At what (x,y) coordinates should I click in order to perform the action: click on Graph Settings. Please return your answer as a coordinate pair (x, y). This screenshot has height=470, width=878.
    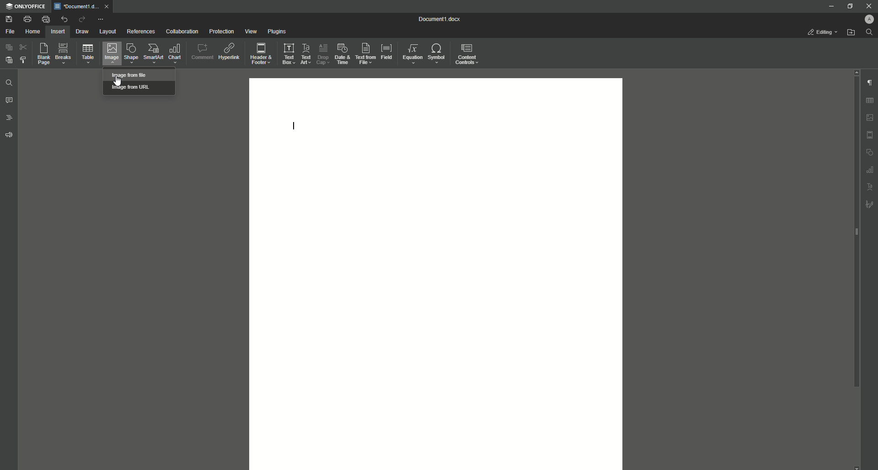
    Looking at the image, I should click on (870, 170).